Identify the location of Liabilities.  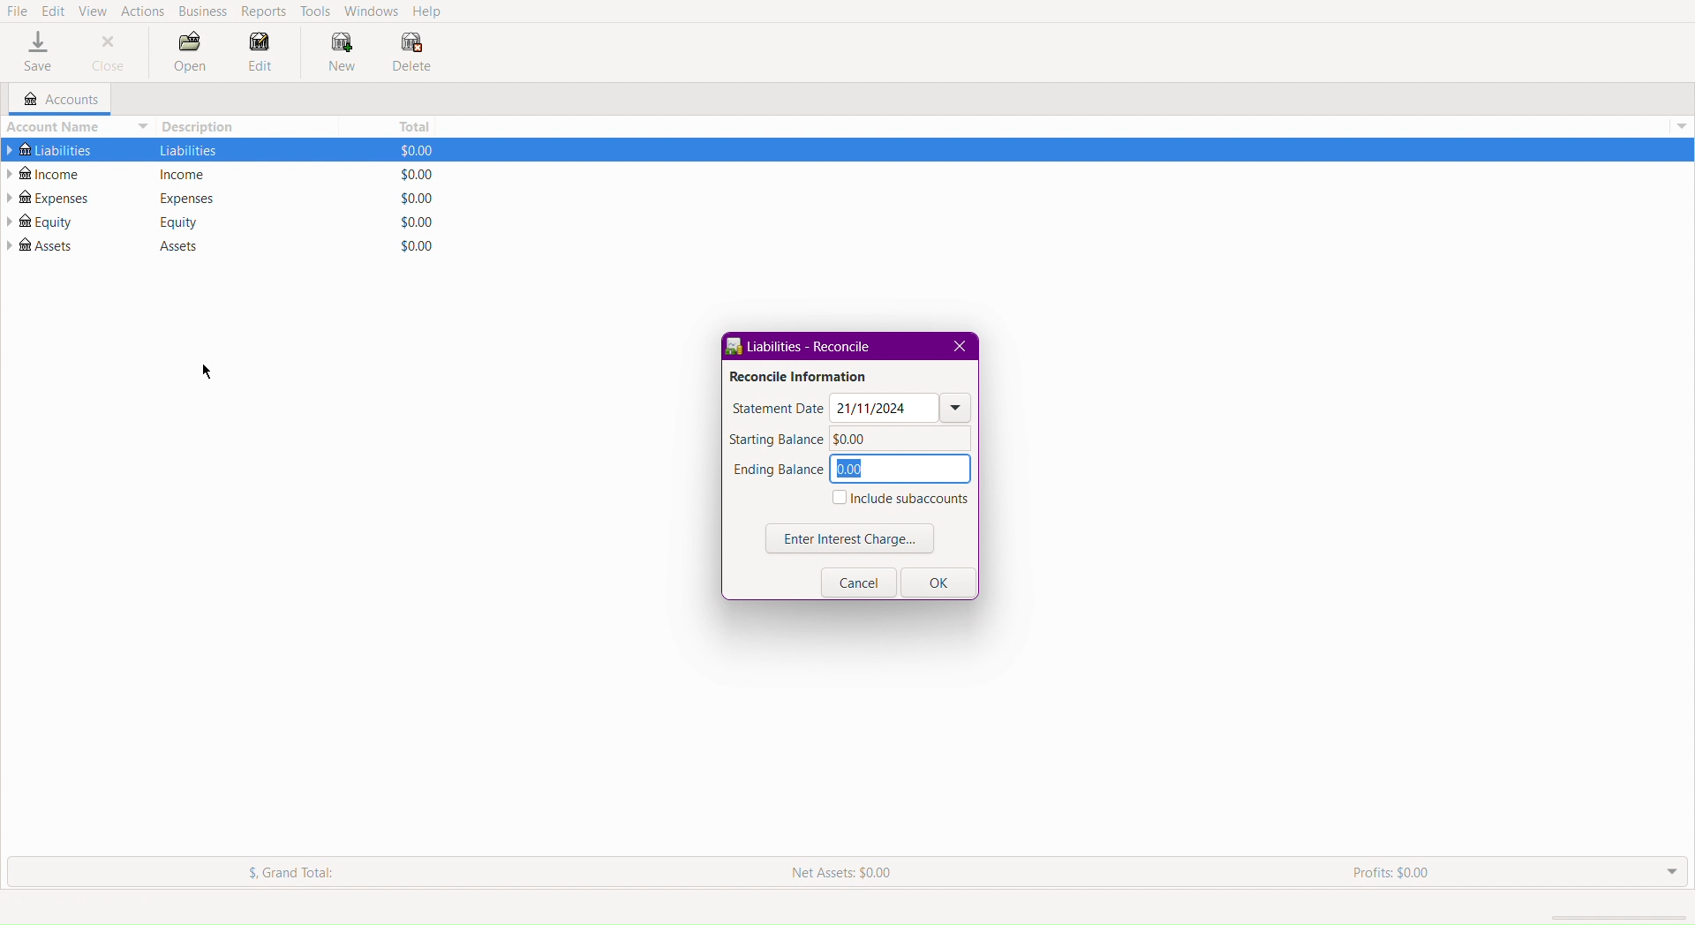
(48, 151).